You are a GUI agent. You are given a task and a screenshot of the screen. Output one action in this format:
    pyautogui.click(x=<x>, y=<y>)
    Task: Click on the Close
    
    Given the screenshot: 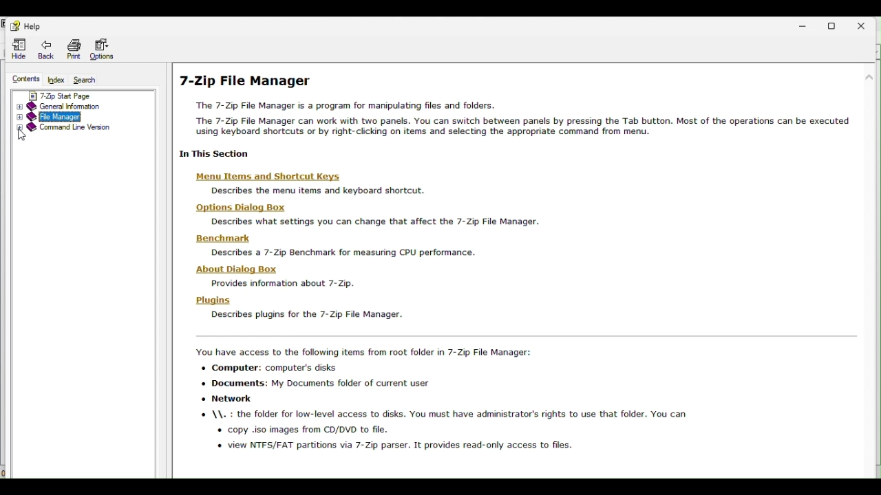 What is the action you would take?
    pyautogui.click(x=867, y=25)
    